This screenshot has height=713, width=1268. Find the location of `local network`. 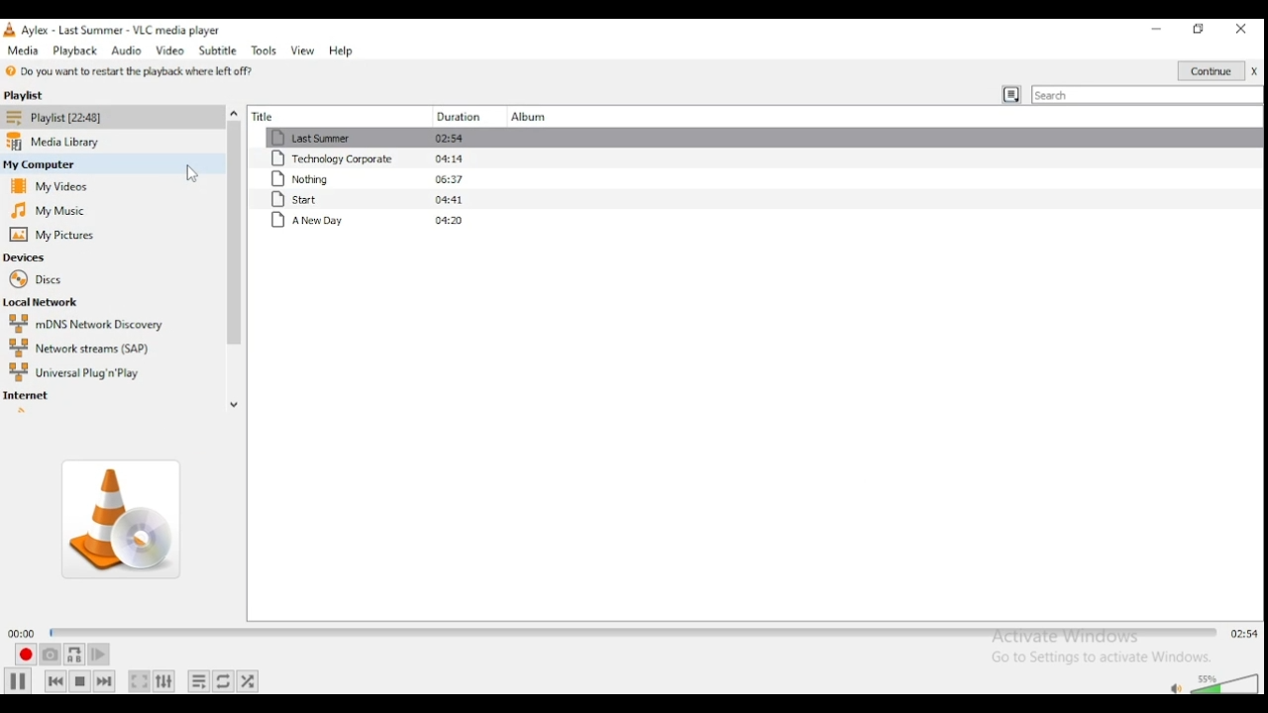

local network is located at coordinates (50, 301).